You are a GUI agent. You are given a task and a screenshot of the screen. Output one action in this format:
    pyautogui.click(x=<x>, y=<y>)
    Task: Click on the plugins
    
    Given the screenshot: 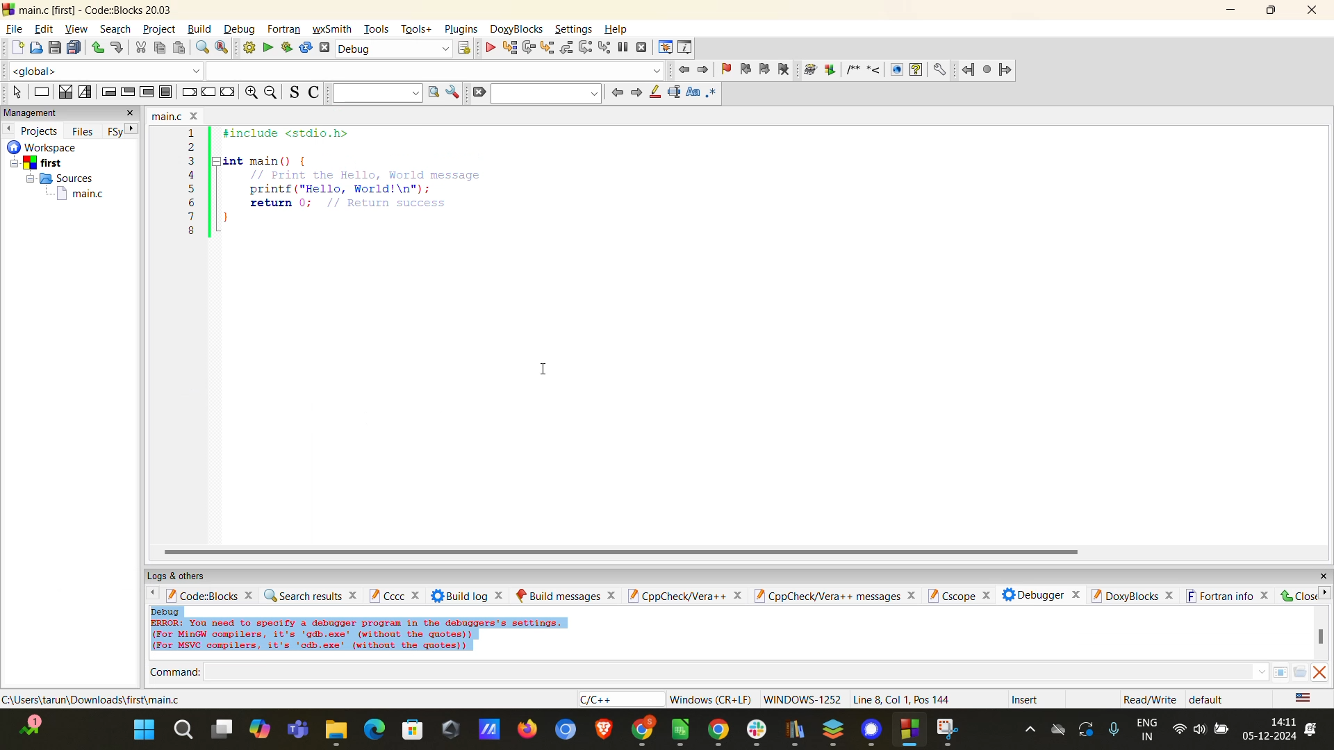 What is the action you would take?
    pyautogui.click(x=461, y=28)
    